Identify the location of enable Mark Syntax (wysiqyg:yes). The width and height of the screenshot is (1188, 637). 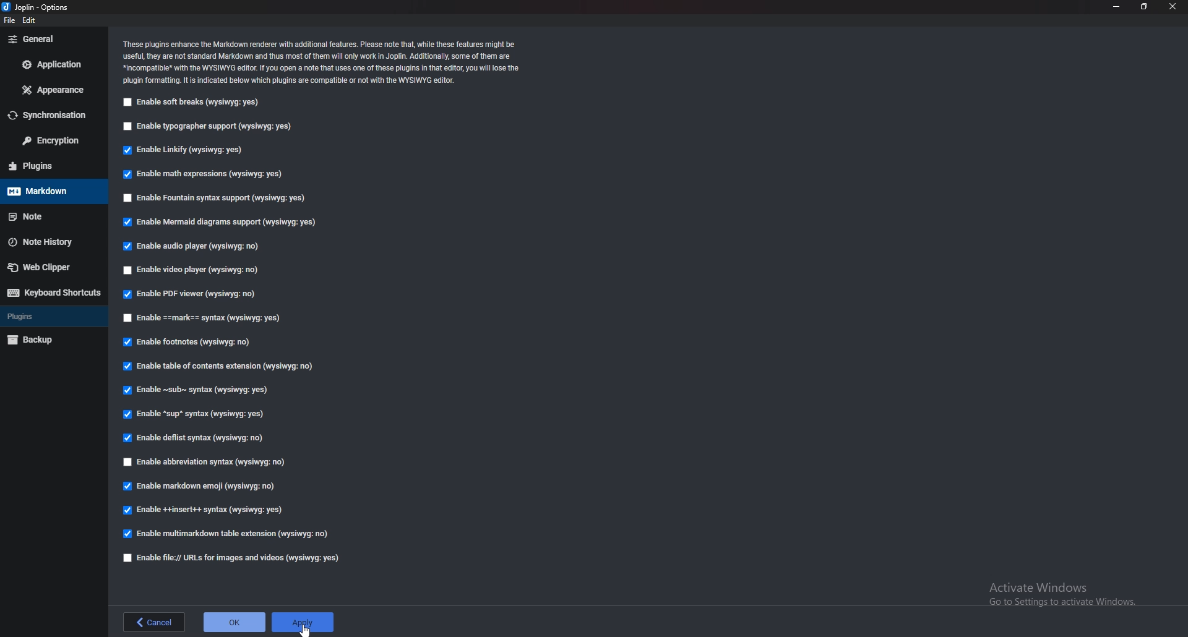
(215, 319).